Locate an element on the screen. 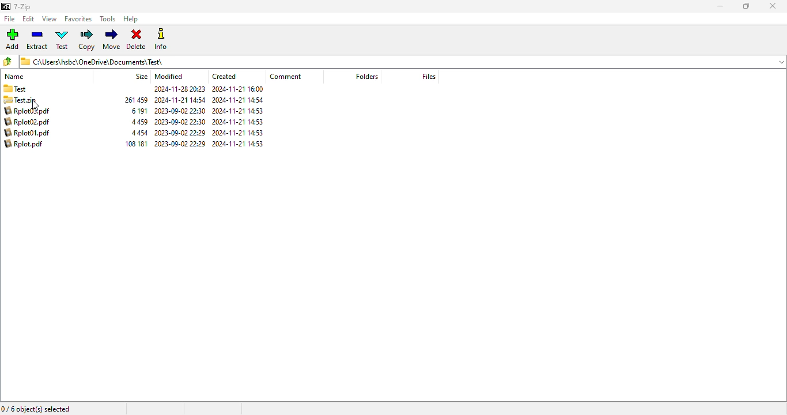 The height and width of the screenshot is (415, 787). 7-Zip is located at coordinates (16, 7).